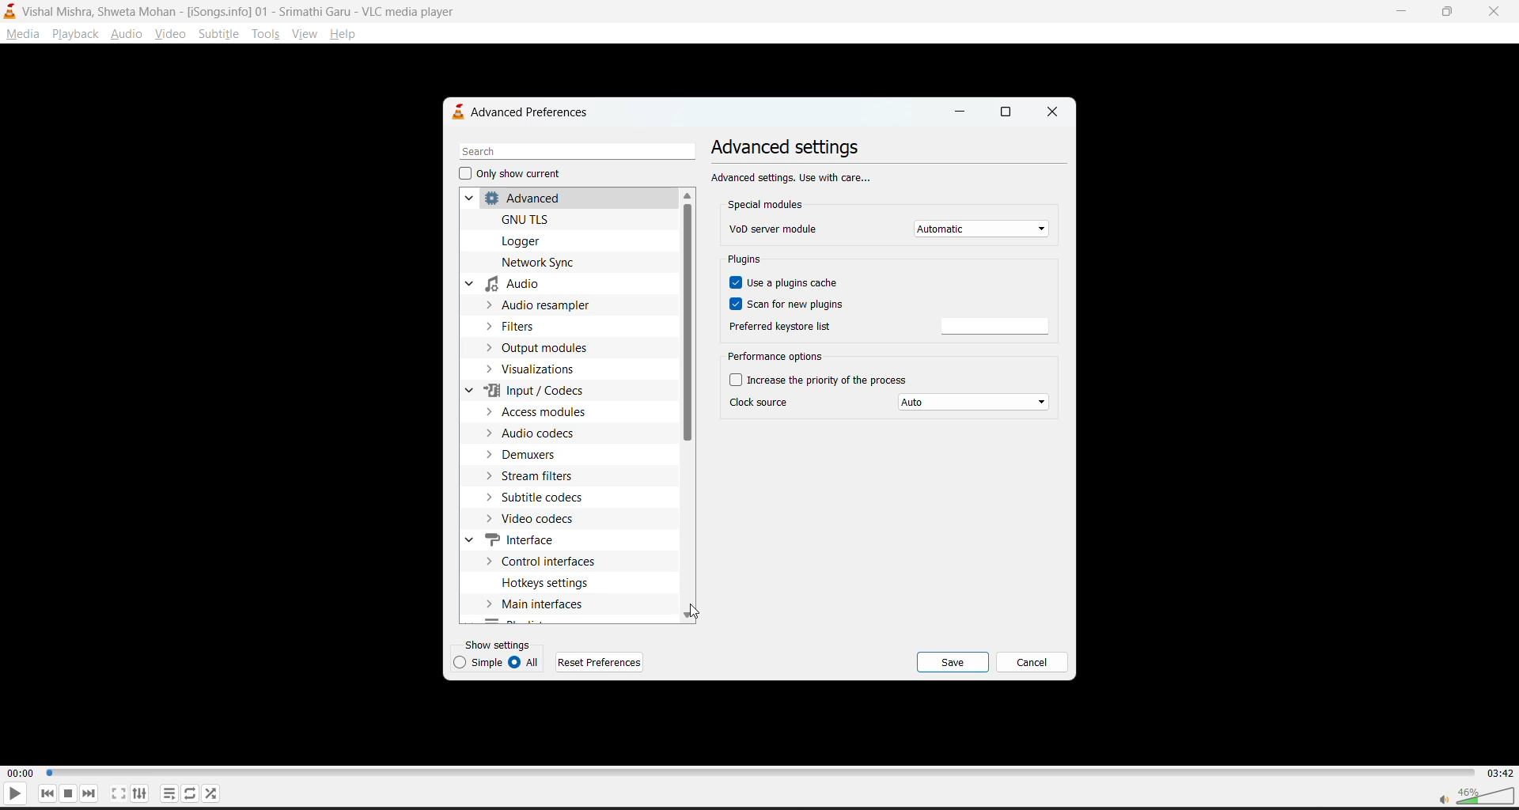 This screenshot has width=1519, height=810. Describe the element at coordinates (544, 498) in the screenshot. I see `subtitle codecs` at that location.